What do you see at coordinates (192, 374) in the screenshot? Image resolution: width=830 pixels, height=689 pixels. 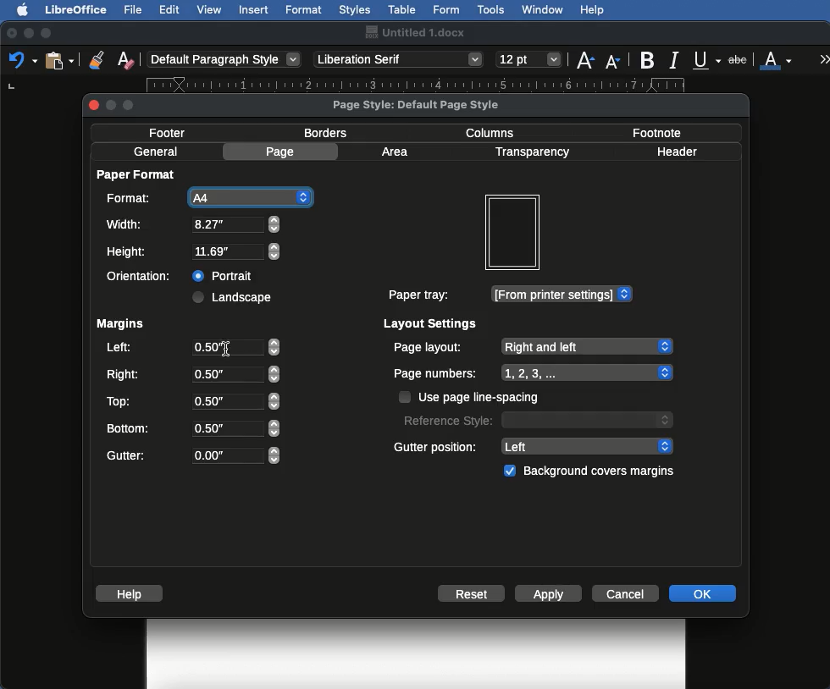 I see `Right` at bounding box center [192, 374].